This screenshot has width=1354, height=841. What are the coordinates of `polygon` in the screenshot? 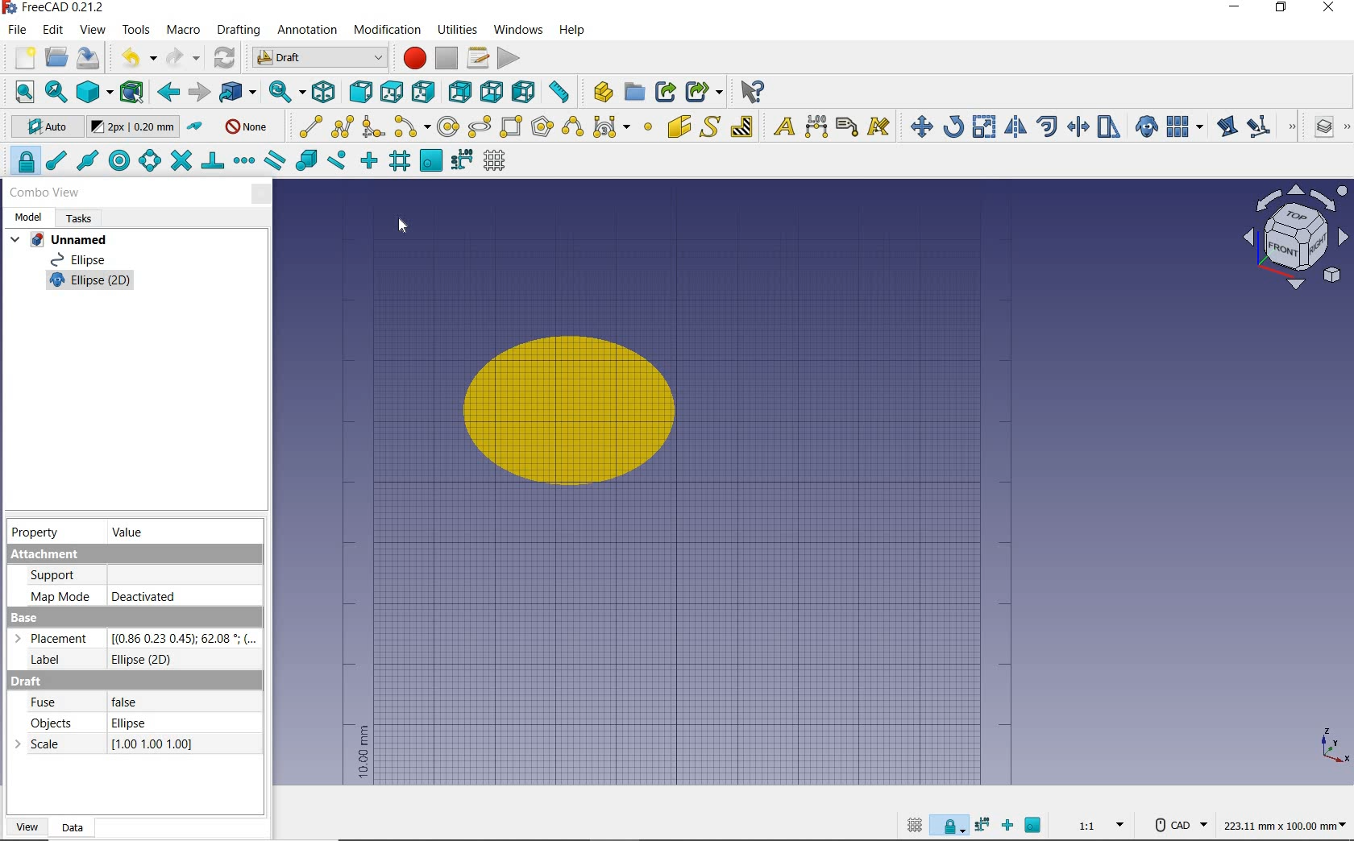 It's located at (542, 127).